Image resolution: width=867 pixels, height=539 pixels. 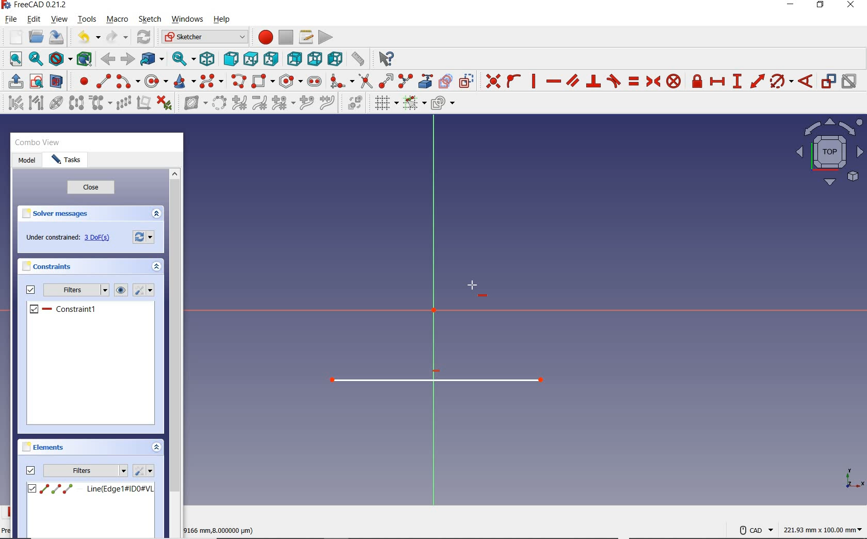 What do you see at coordinates (219, 102) in the screenshot?
I see `CONVERT GEOMETRY TO B-SPLINE` at bounding box center [219, 102].